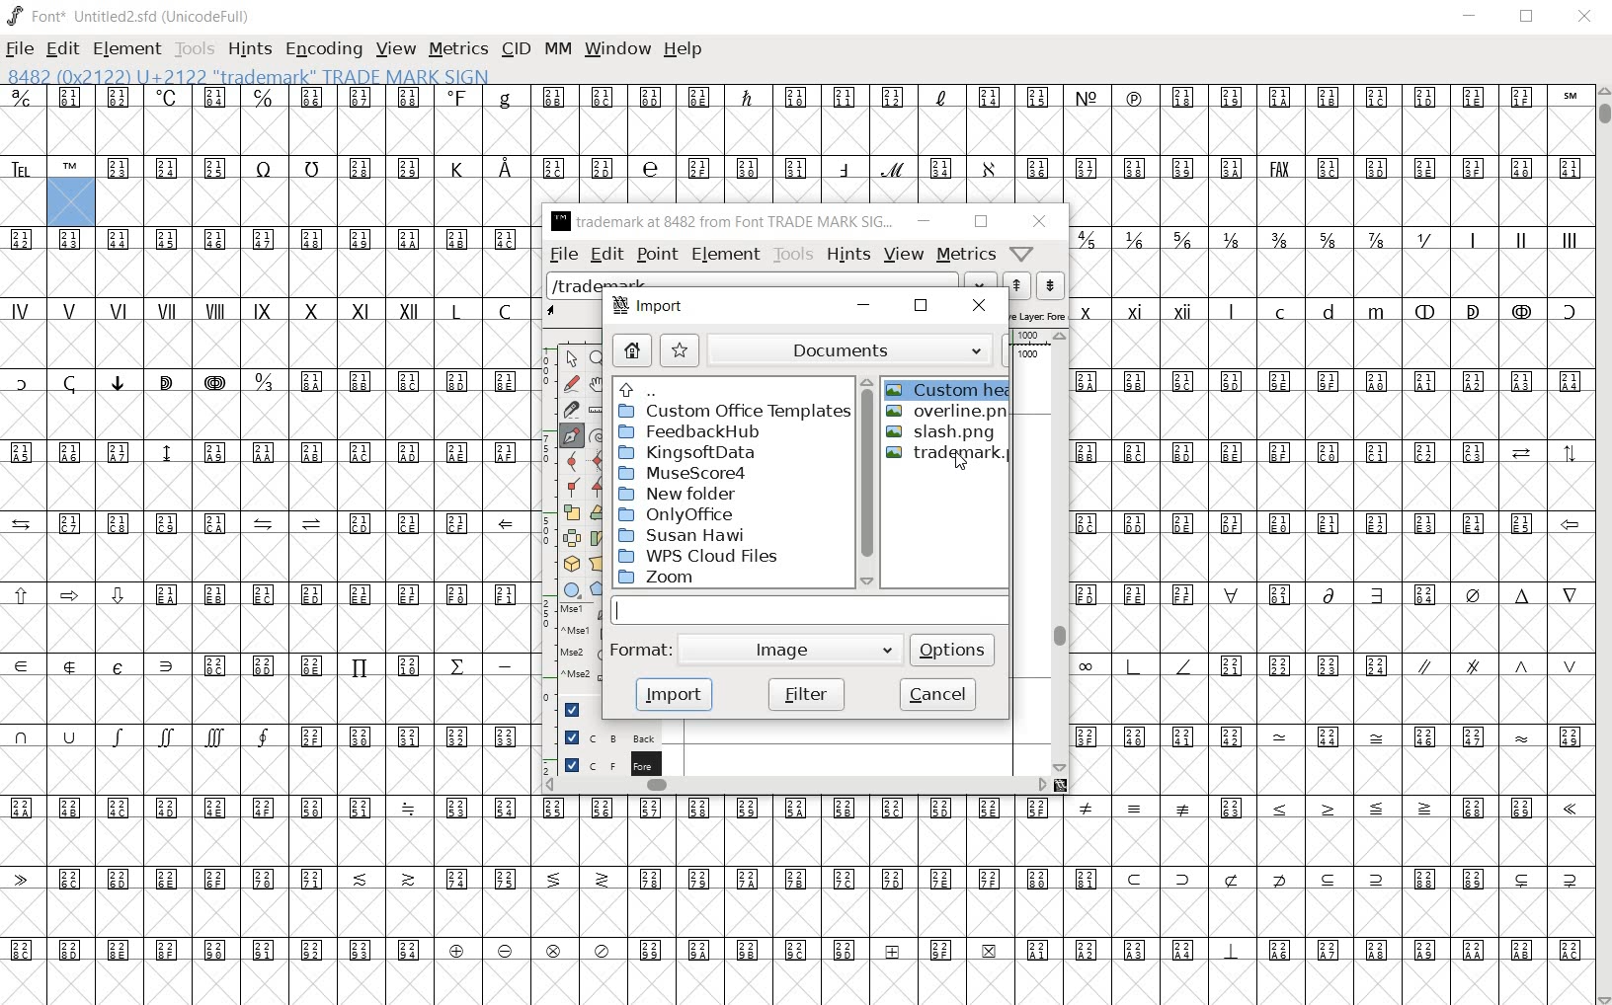 The height and width of the screenshot is (1005, 1612). What do you see at coordinates (597, 360) in the screenshot?
I see `magnify` at bounding box center [597, 360].